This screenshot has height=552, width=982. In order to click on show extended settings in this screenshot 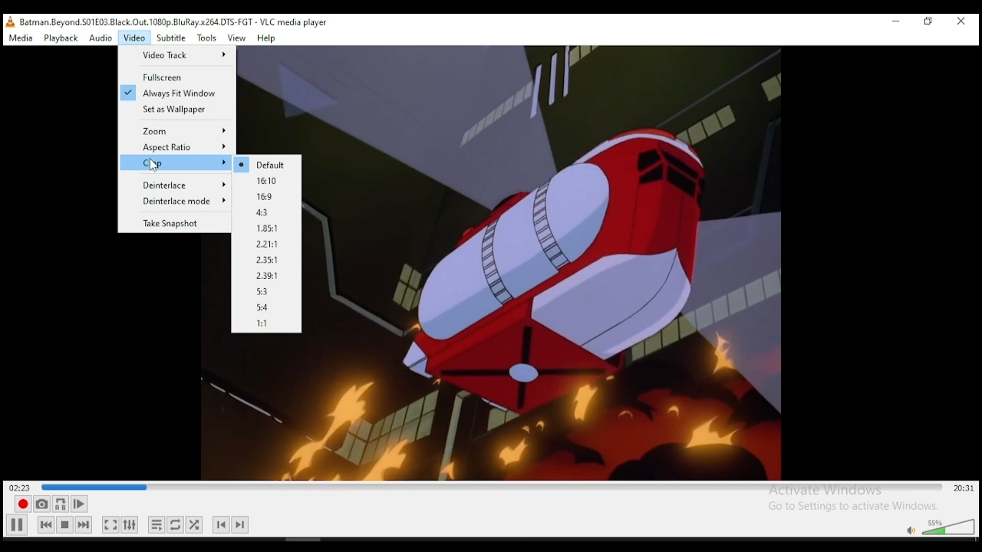, I will do `click(130, 524)`.